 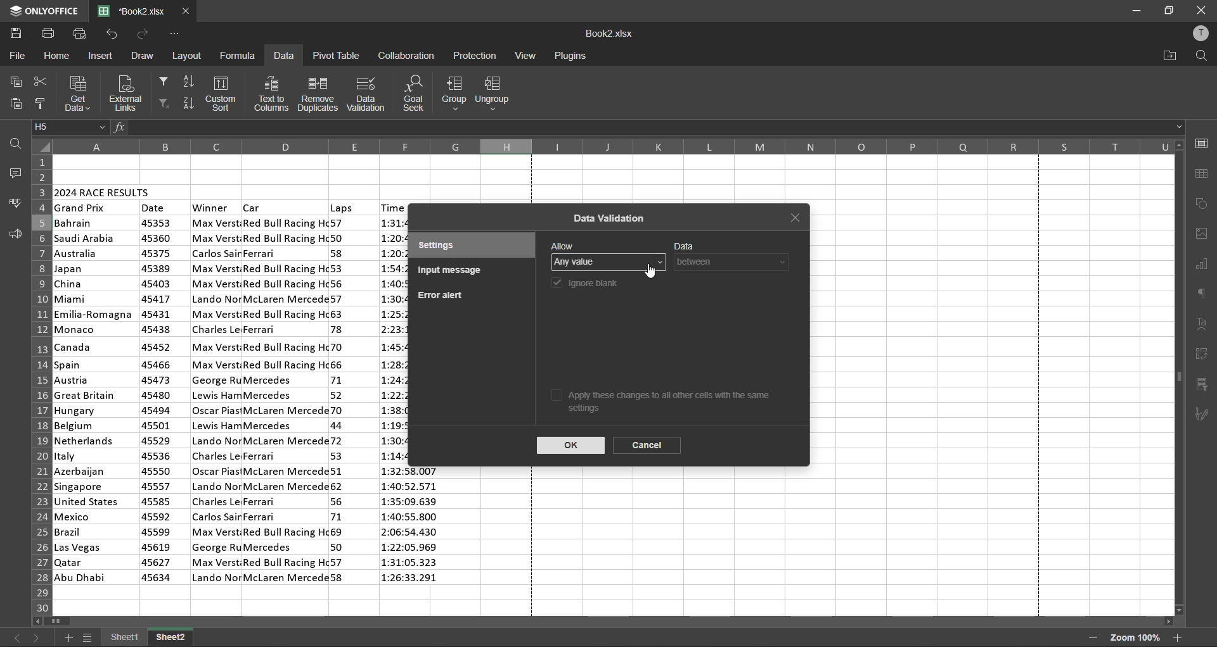 What do you see at coordinates (254, 206) in the screenshot?
I see `car` at bounding box center [254, 206].